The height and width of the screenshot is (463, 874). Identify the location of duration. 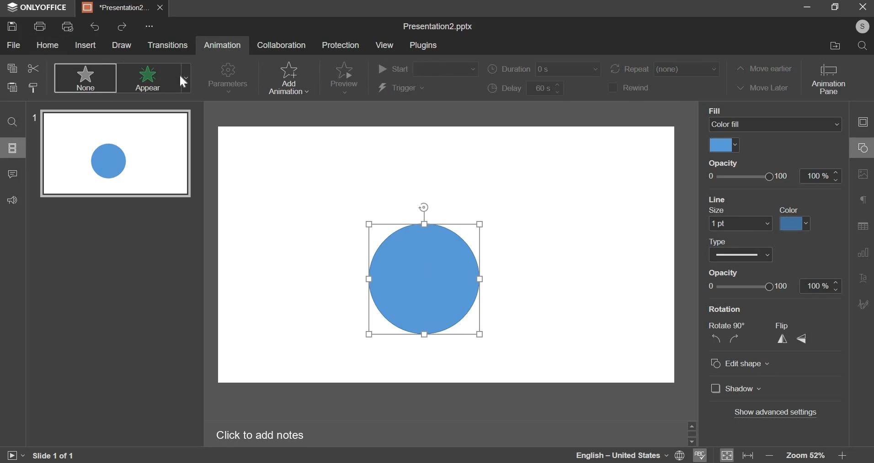
(544, 69).